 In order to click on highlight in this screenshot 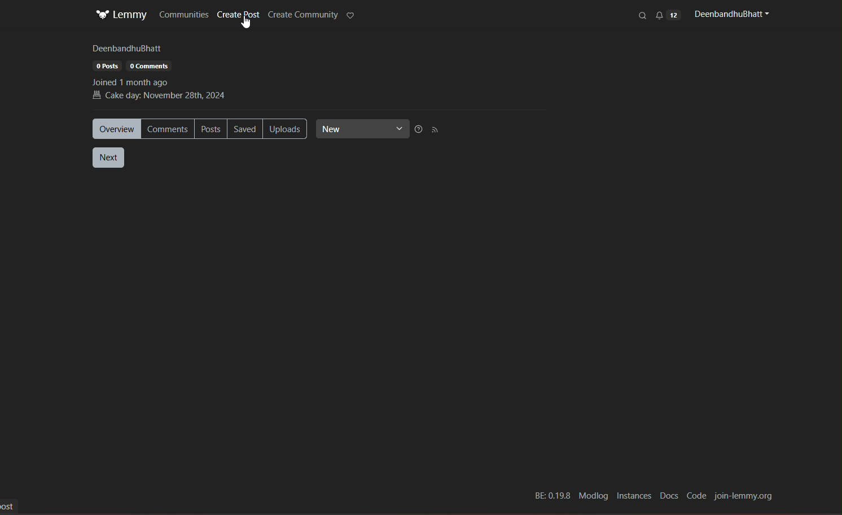, I will do `click(352, 16)`.